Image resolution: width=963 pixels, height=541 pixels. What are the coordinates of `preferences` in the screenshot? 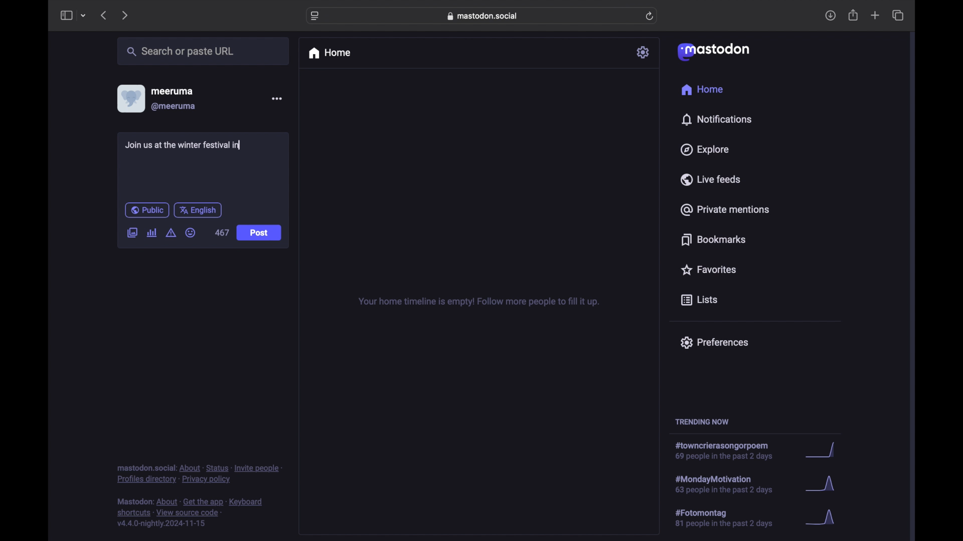 It's located at (714, 342).